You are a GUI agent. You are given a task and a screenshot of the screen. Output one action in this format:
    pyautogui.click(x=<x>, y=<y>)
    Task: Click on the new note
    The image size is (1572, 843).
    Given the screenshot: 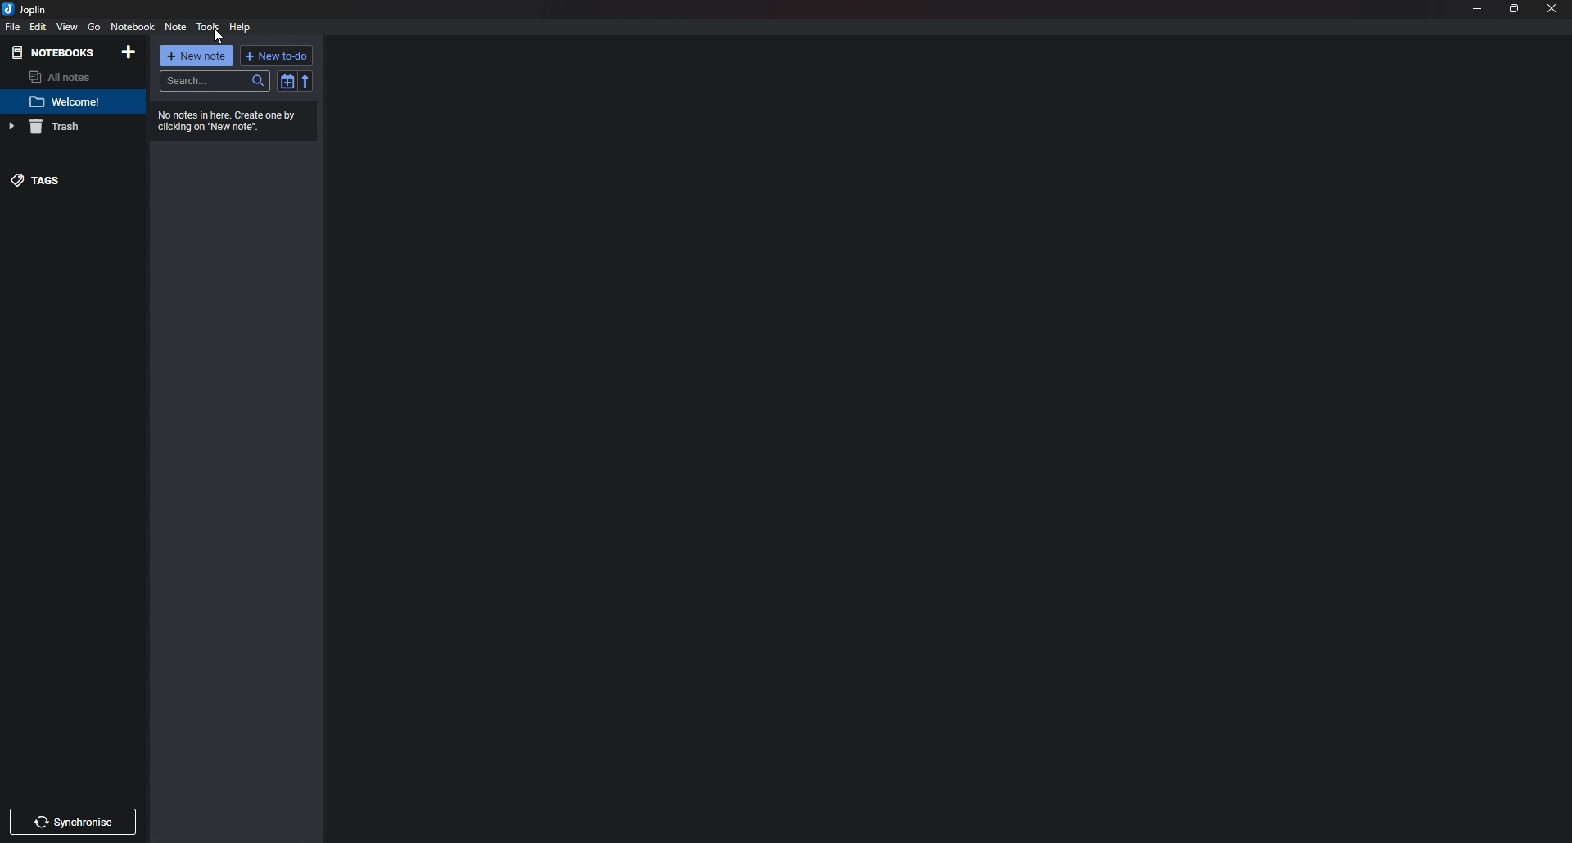 What is the action you would take?
    pyautogui.click(x=197, y=56)
    